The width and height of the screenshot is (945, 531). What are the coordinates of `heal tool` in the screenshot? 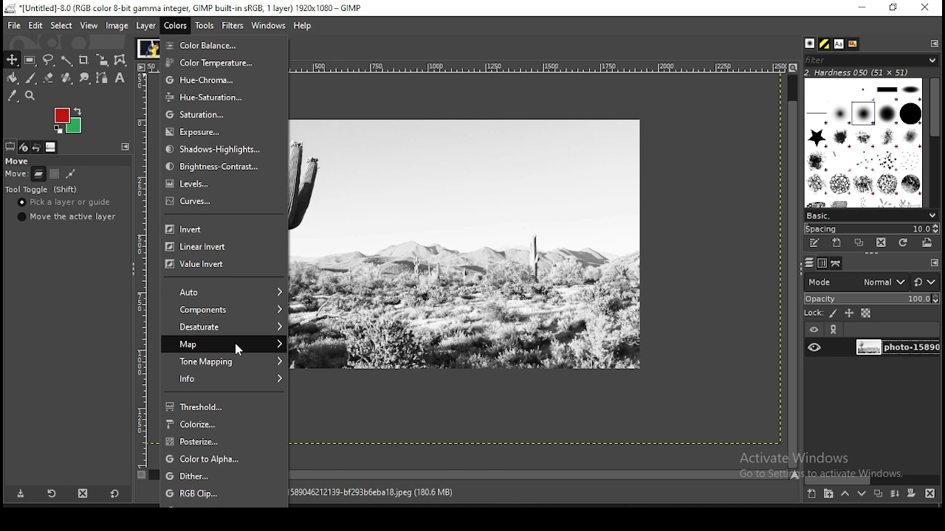 It's located at (69, 77).